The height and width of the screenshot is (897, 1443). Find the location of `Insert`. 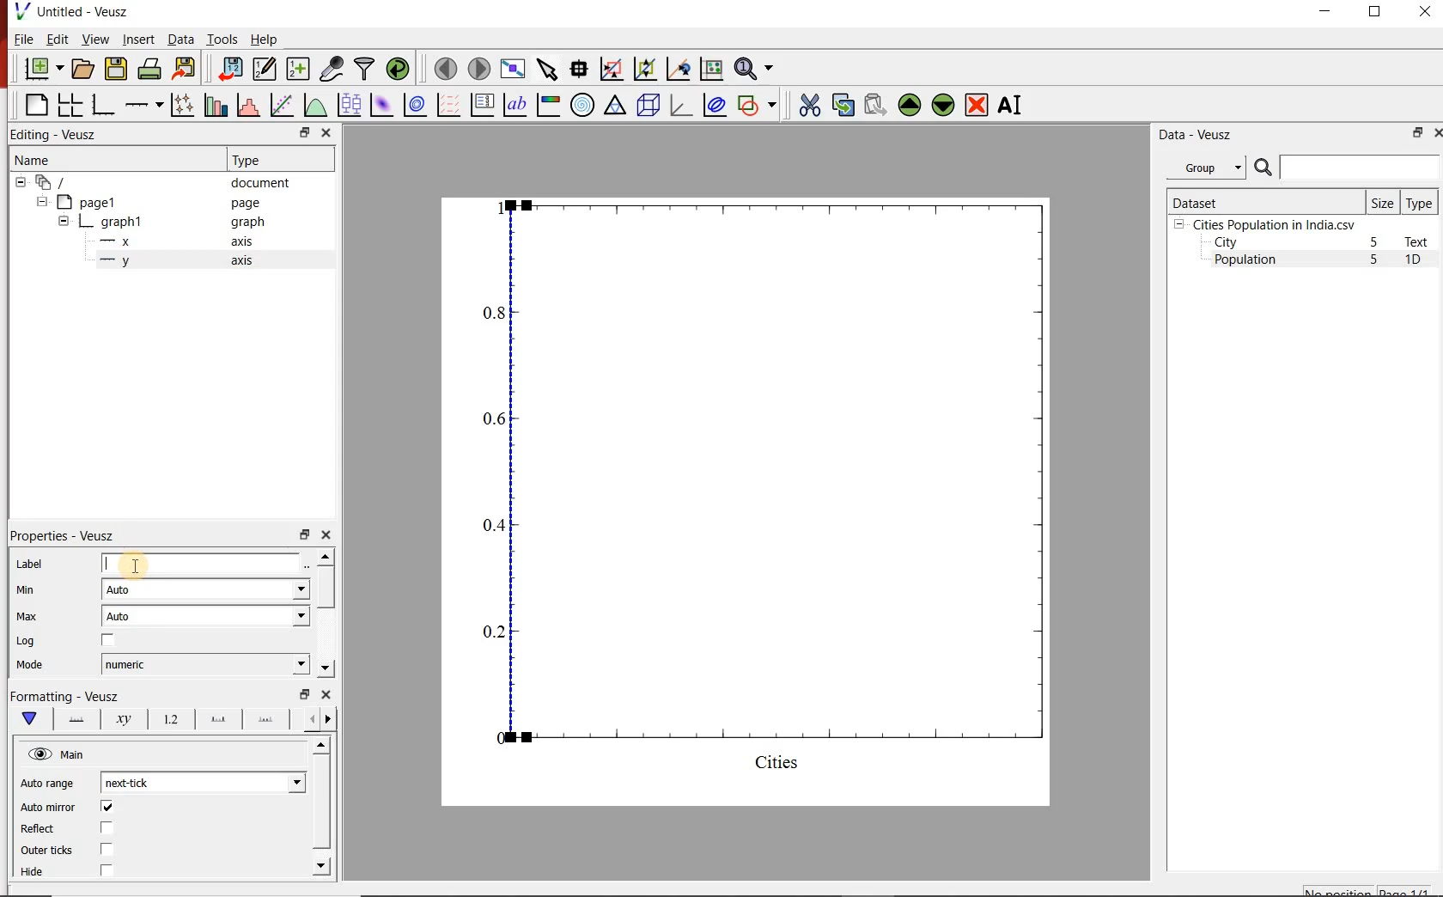

Insert is located at coordinates (137, 40).